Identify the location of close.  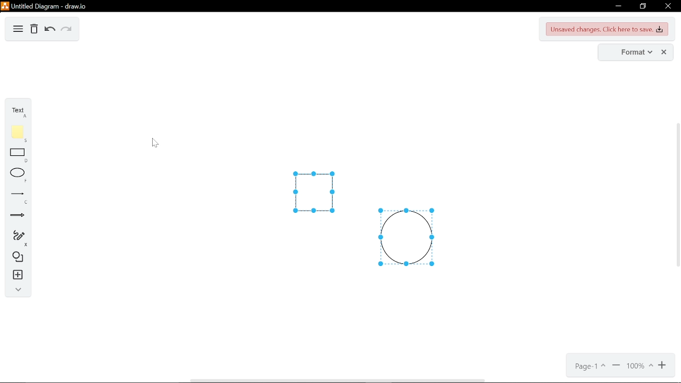
(668, 6).